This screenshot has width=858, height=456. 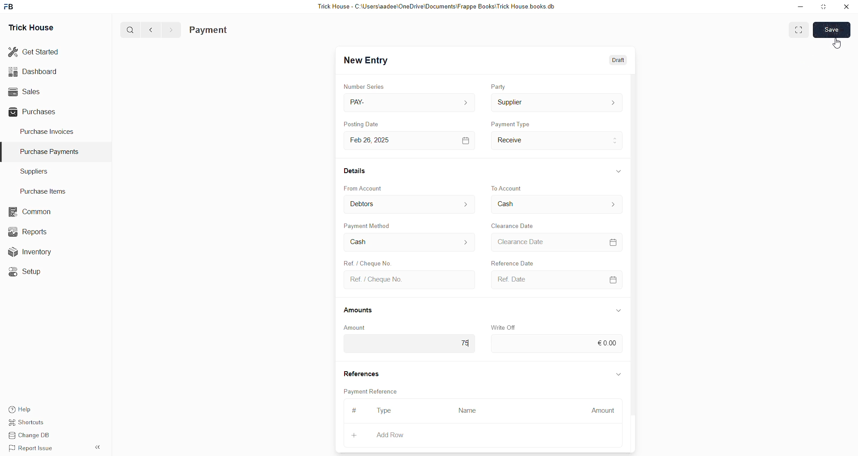 What do you see at coordinates (368, 123) in the screenshot?
I see `Posting Date` at bounding box center [368, 123].